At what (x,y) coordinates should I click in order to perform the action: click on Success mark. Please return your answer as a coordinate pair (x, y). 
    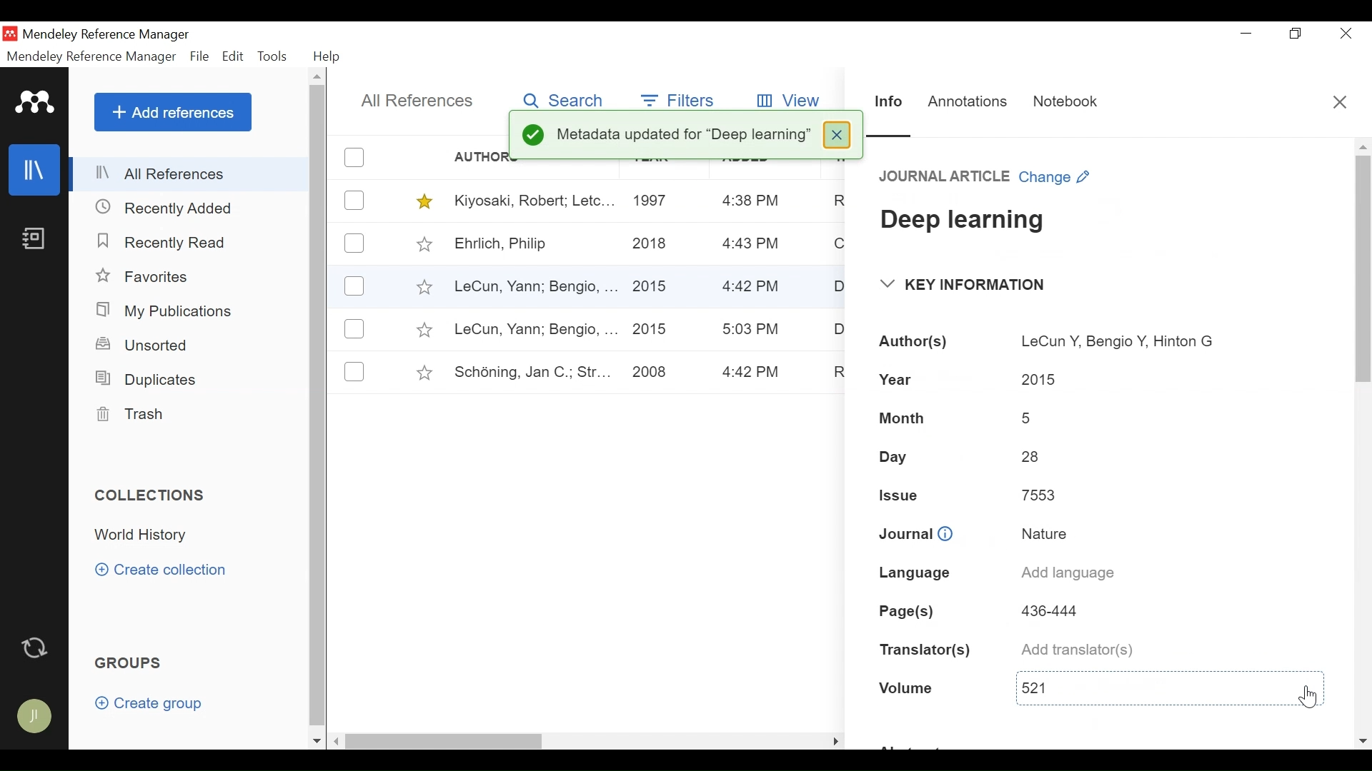
    Looking at the image, I should click on (532, 137).